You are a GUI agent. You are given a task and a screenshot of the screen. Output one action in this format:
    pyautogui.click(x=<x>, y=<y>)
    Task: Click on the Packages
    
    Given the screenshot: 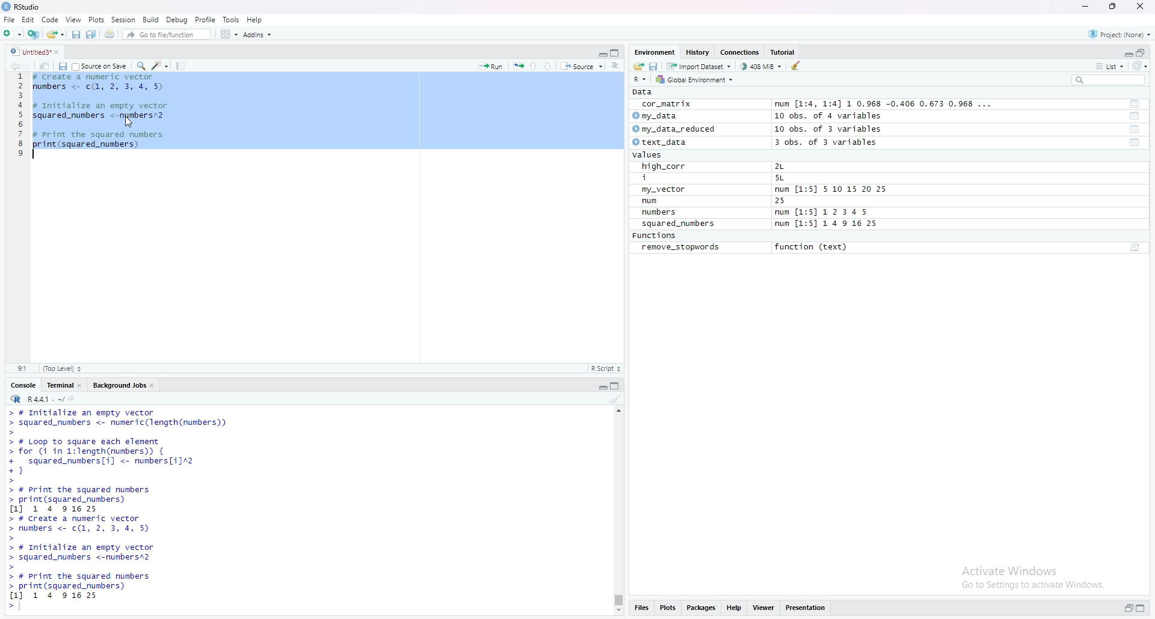 What is the action you would take?
    pyautogui.click(x=702, y=609)
    